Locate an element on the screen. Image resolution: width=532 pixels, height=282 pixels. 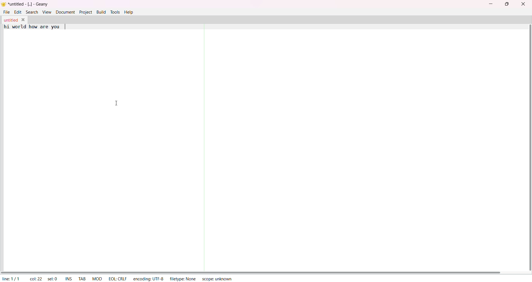
close is located at coordinates (24, 19).